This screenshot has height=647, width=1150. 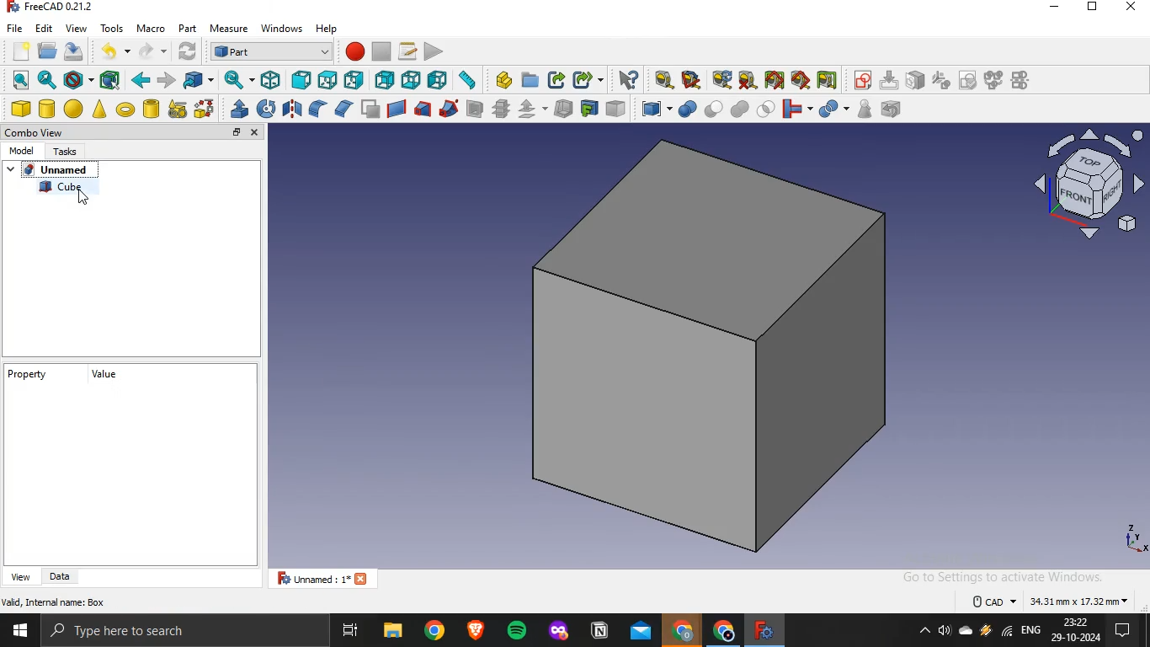 I want to click on defeaturing, so click(x=895, y=109).